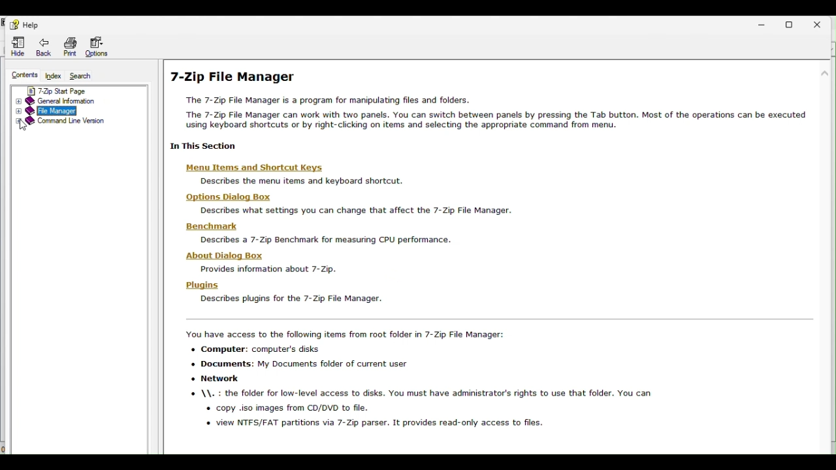  I want to click on Descnbes the menu items and kevboard shortcut., so click(316, 181).